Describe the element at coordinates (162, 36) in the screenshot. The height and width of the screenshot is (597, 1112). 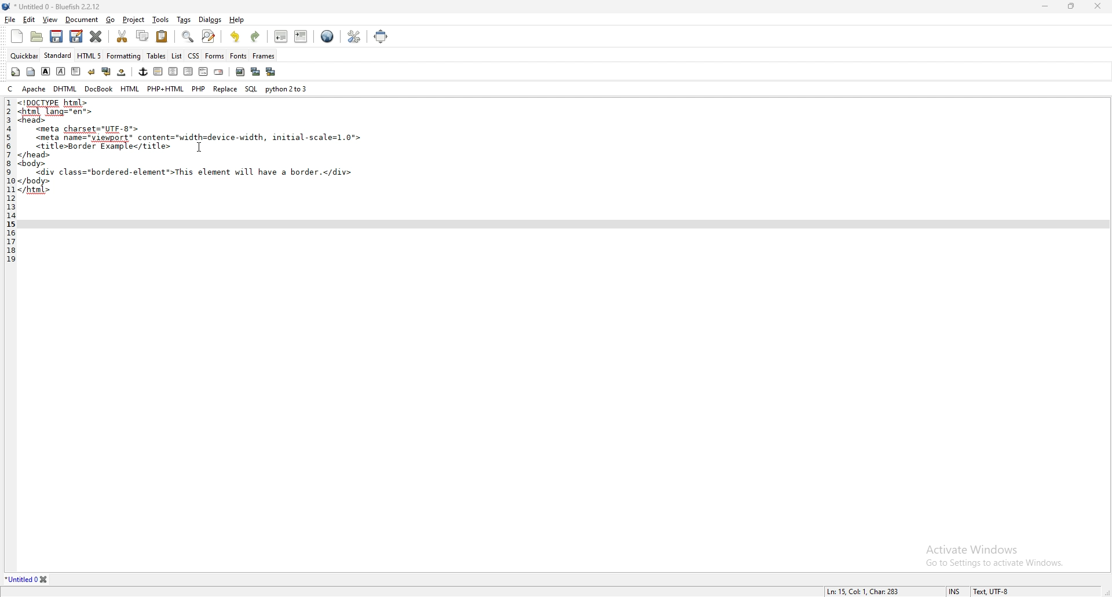
I see `paste` at that location.